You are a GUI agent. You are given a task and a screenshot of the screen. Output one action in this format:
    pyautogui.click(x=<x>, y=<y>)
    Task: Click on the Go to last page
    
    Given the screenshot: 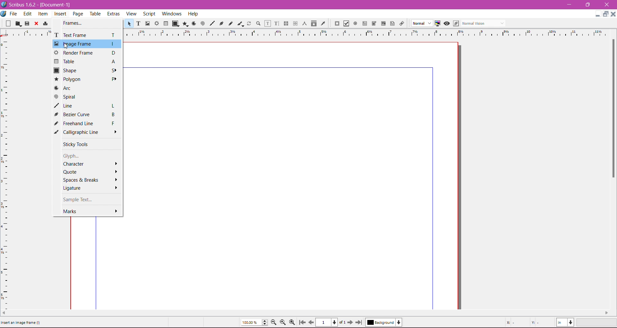 What is the action you would take?
    pyautogui.click(x=359, y=322)
    